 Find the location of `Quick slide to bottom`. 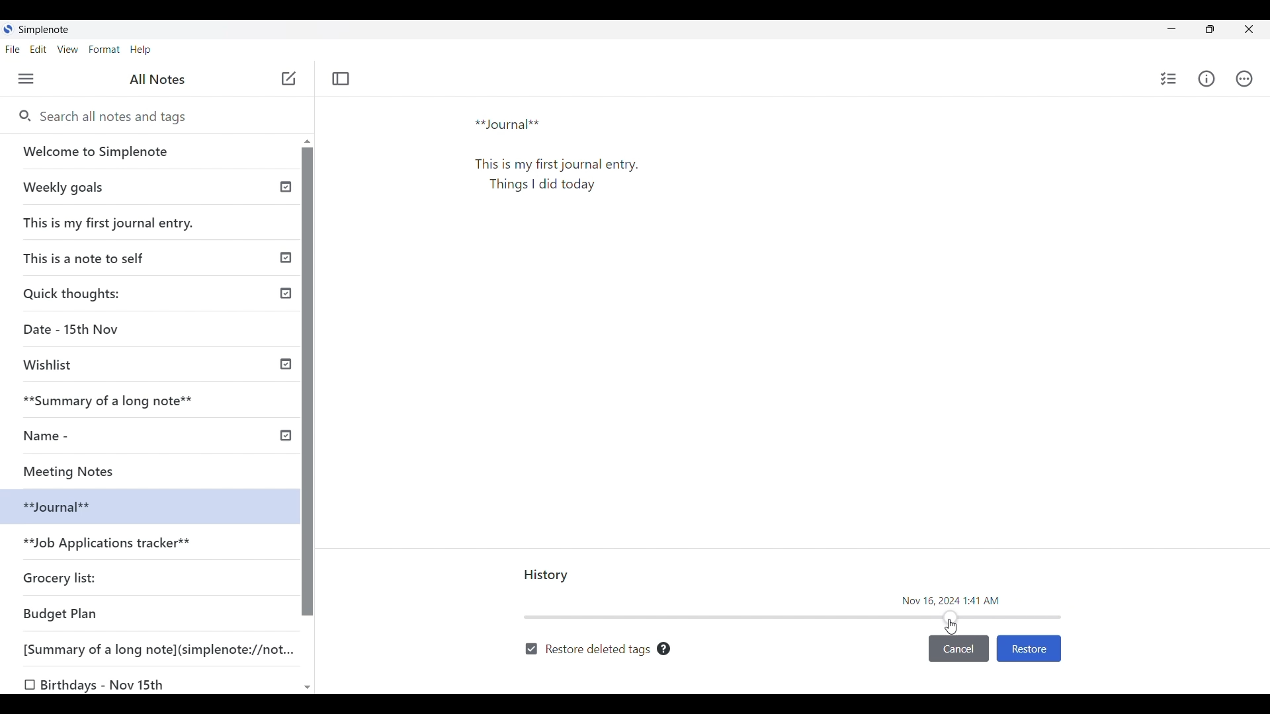

Quick slide to bottom is located at coordinates (308, 688).